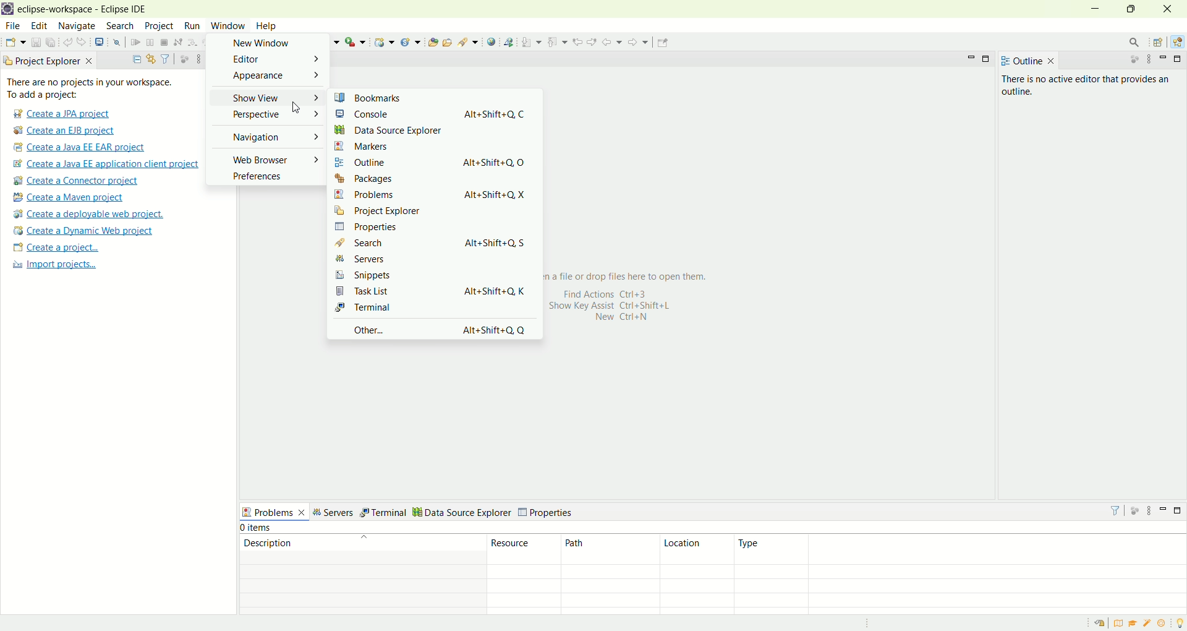 The width and height of the screenshot is (1187, 631). Describe the element at coordinates (432, 41) in the screenshot. I see `open type` at that location.